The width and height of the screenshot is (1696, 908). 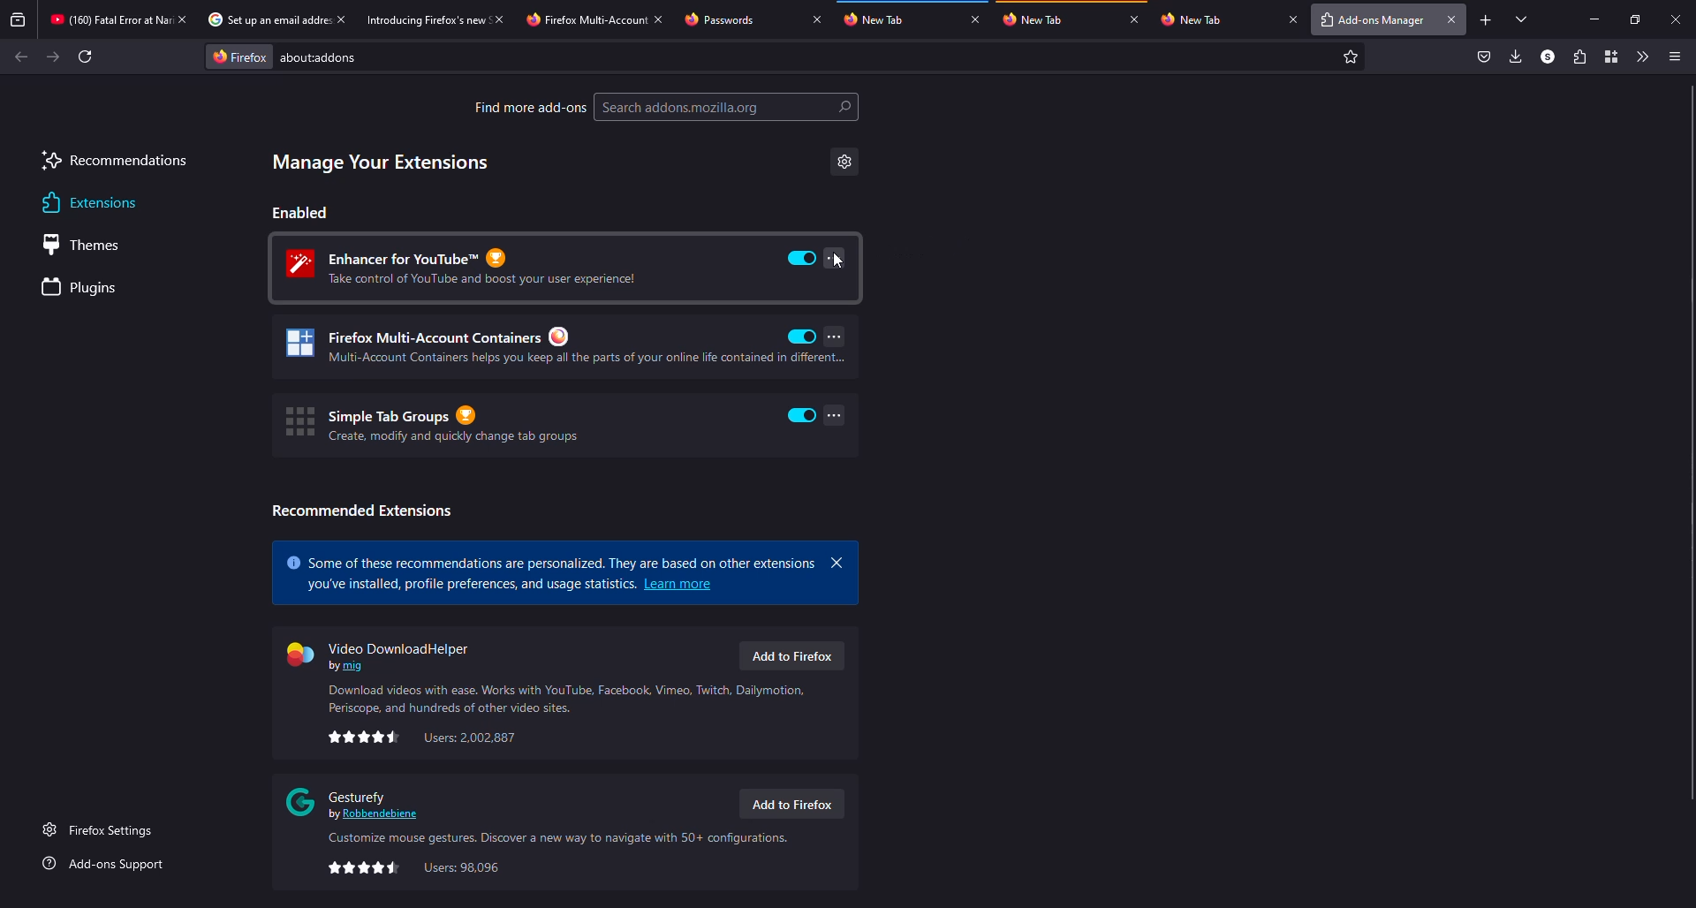 I want to click on close, so click(x=837, y=563).